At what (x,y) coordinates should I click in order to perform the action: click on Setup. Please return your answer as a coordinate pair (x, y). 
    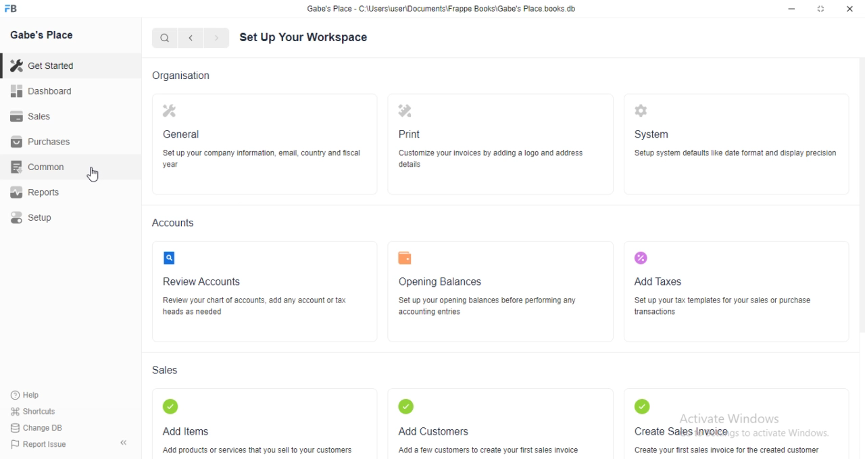
    Looking at the image, I should click on (34, 217).